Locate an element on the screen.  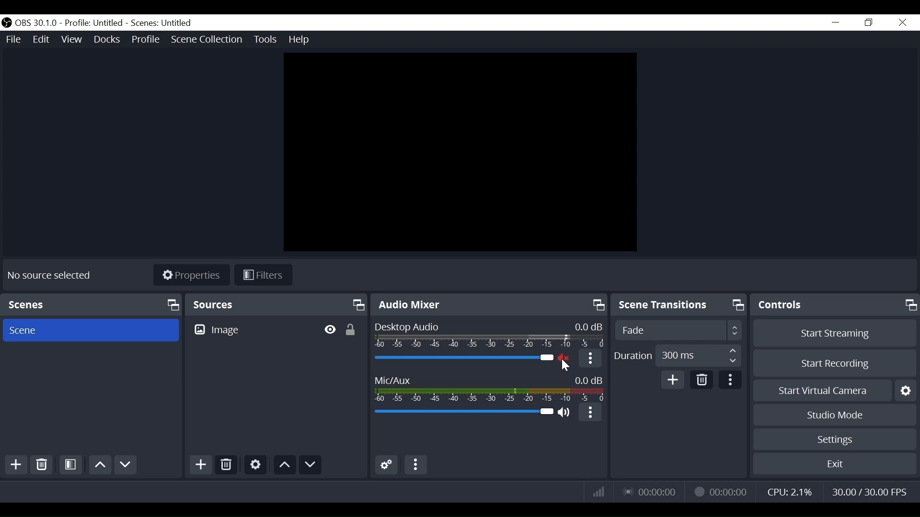
More options is located at coordinates (588, 414).